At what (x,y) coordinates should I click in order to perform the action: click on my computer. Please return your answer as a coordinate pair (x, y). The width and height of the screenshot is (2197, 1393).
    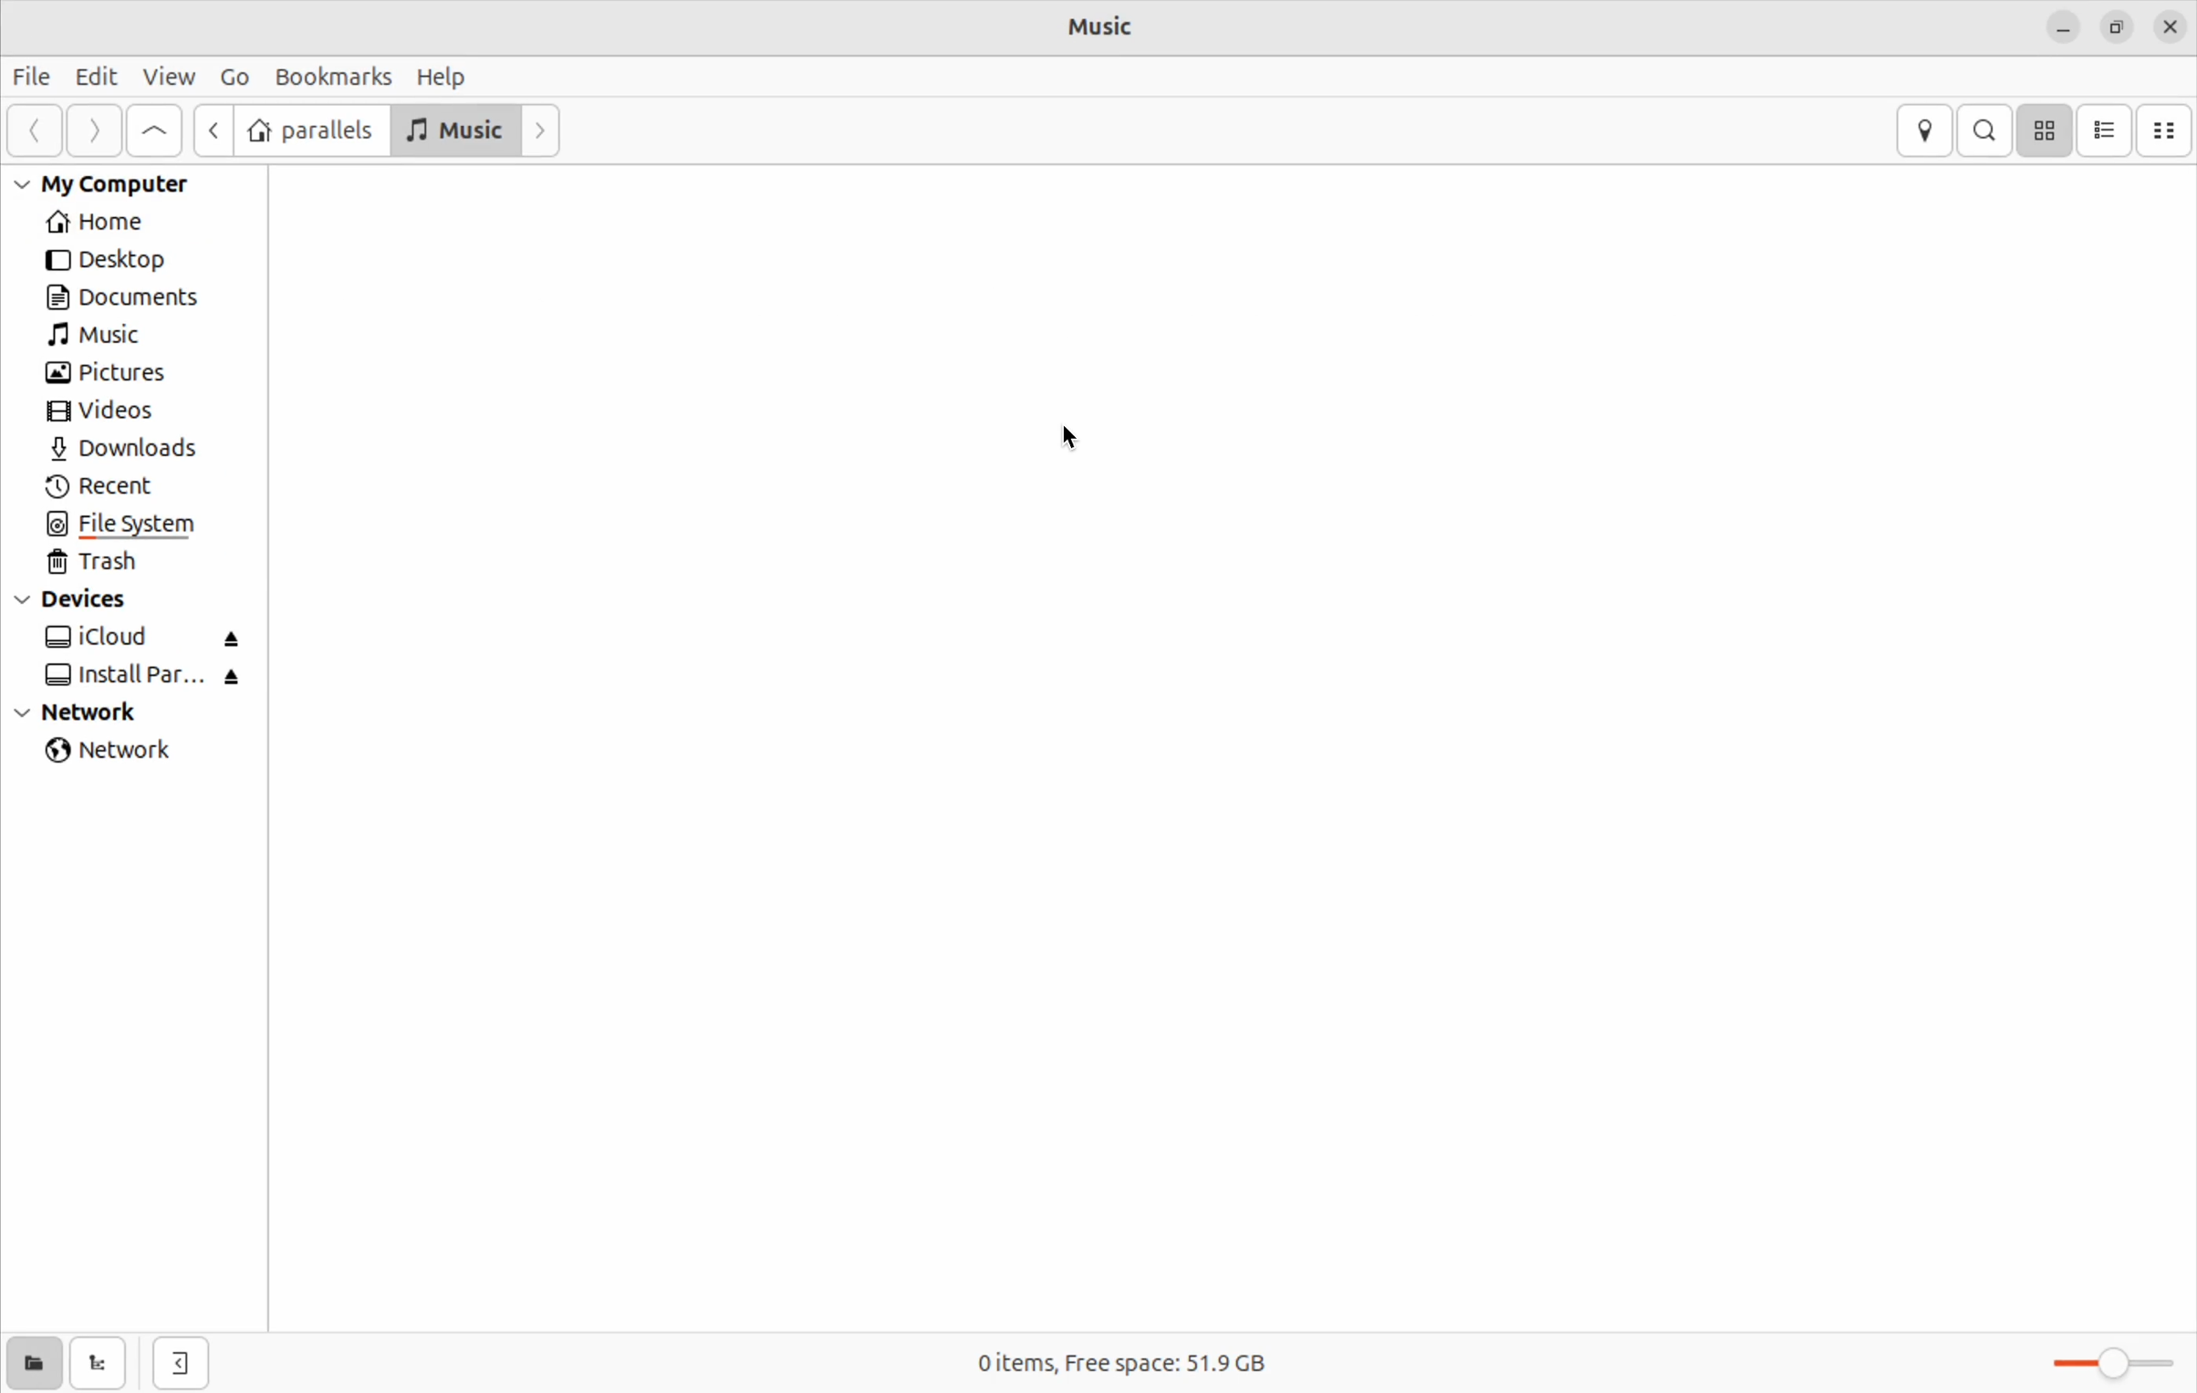
    Looking at the image, I should click on (119, 183).